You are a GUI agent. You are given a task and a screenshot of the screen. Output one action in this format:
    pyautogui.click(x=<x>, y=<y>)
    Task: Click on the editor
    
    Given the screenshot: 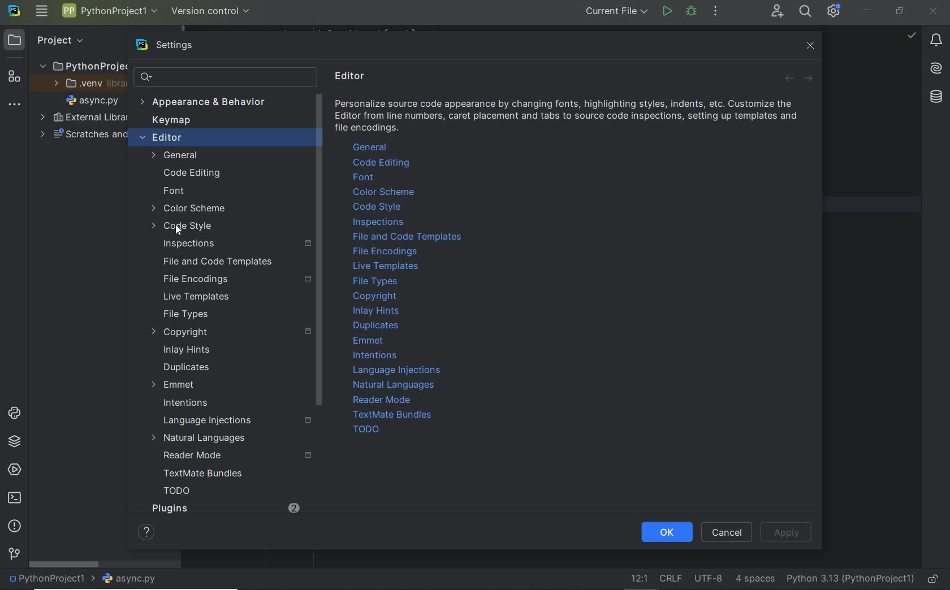 What is the action you would take?
    pyautogui.click(x=352, y=77)
    